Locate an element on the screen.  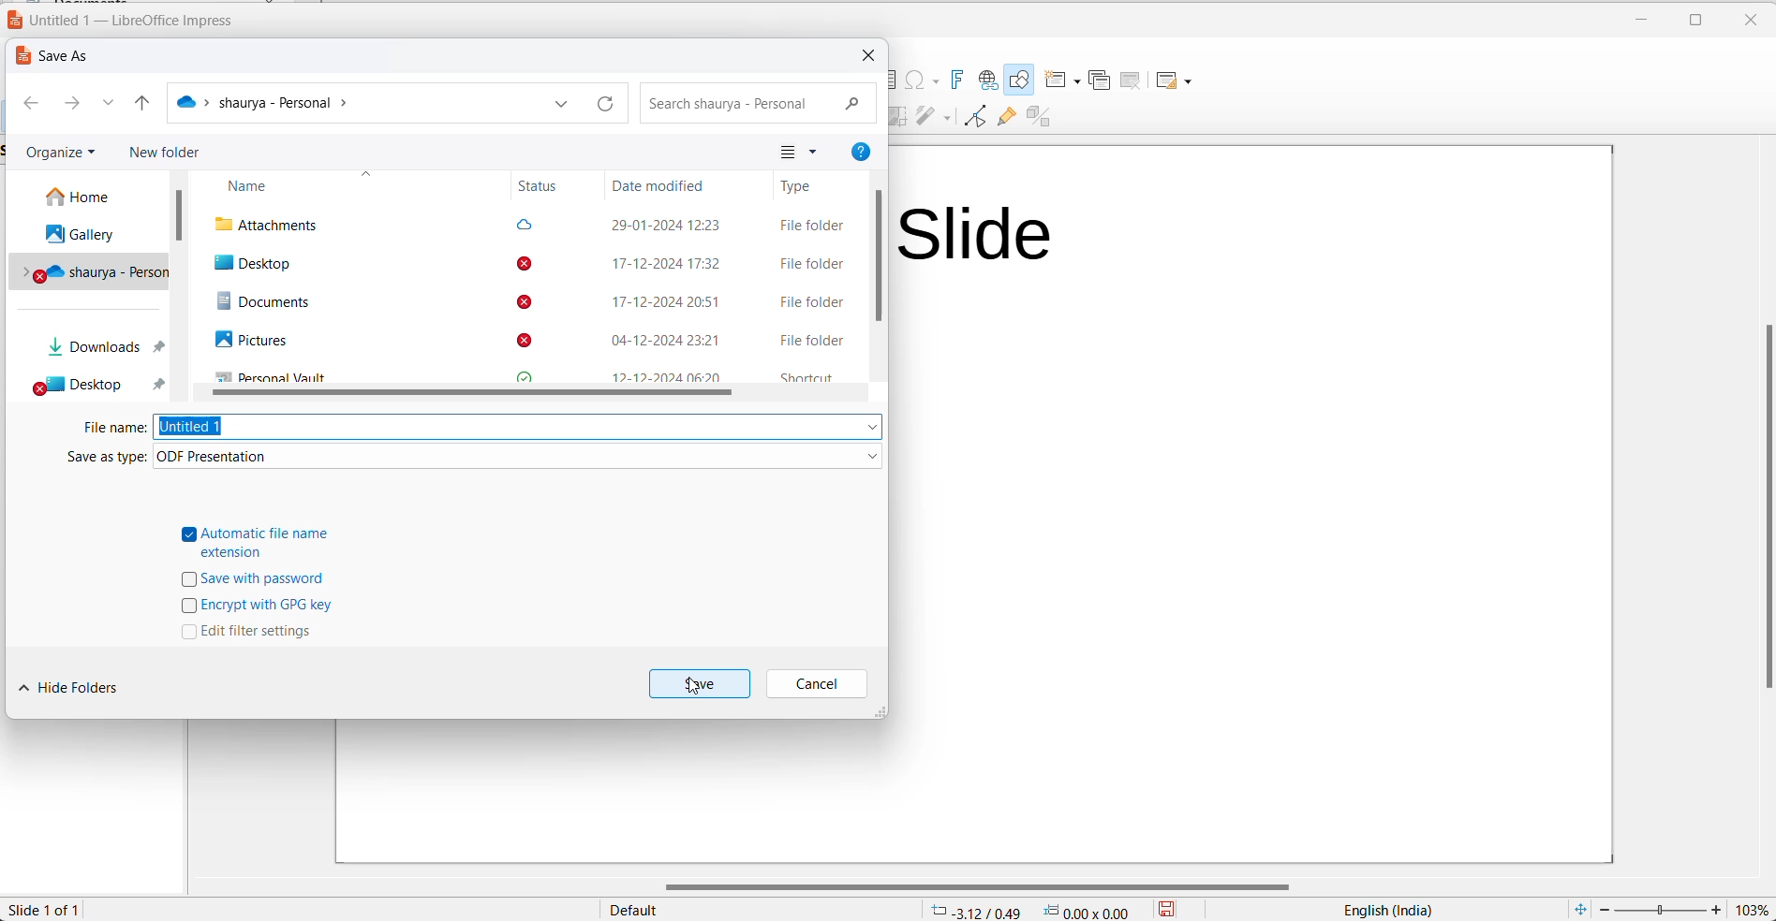
save is located at coordinates (1174, 909).